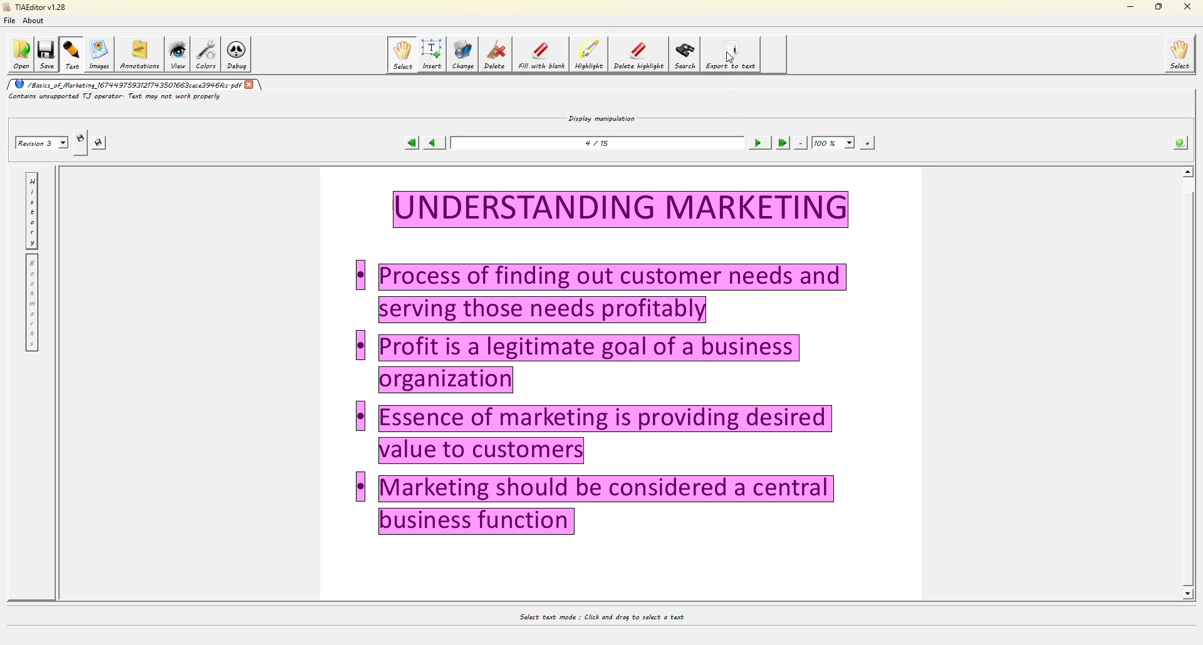  I want to click on colors, so click(206, 55).